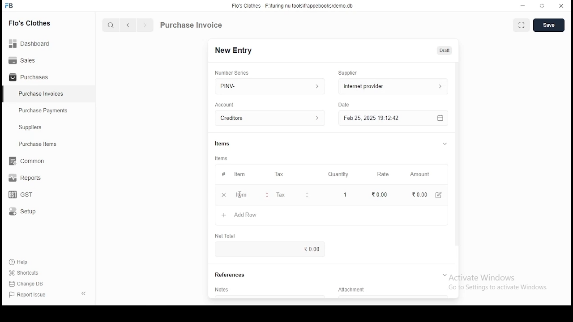 The width and height of the screenshot is (573, 322). Describe the element at coordinates (34, 41) in the screenshot. I see `dashboard` at that location.